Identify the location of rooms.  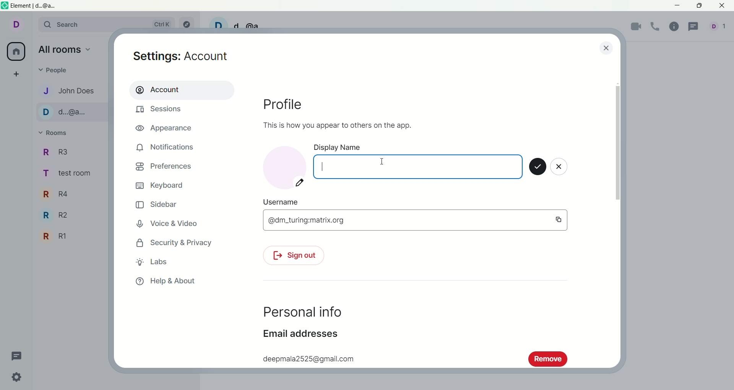
(56, 133).